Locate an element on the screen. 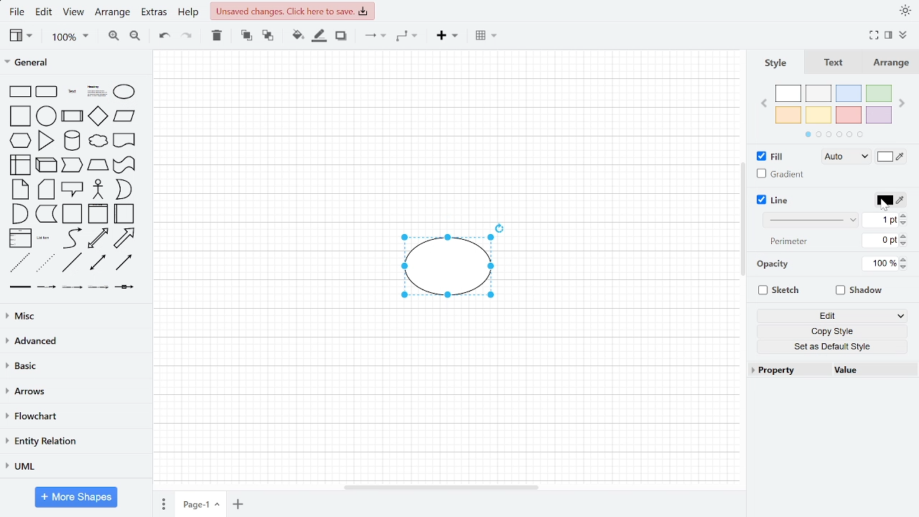  pages in color is located at coordinates (834, 135).